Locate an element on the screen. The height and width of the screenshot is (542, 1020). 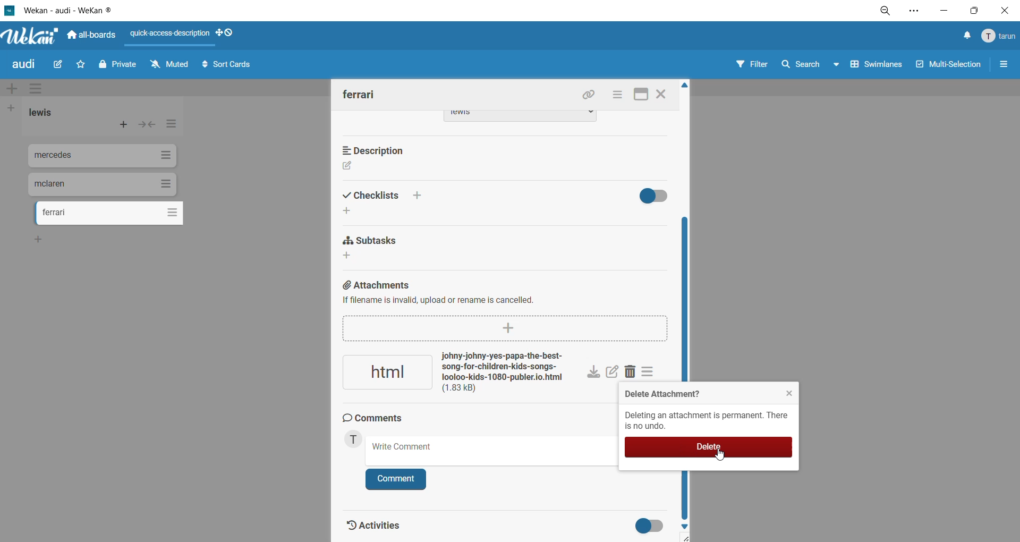
swimlanes is located at coordinates (874, 68).